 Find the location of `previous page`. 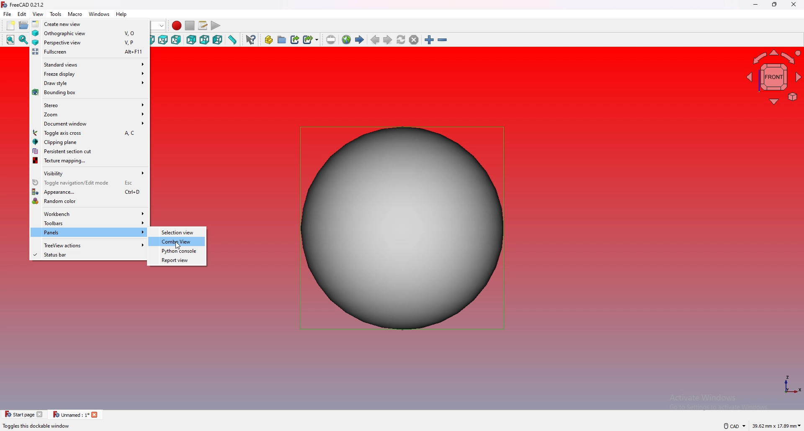

previous page is located at coordinates (375, 40).